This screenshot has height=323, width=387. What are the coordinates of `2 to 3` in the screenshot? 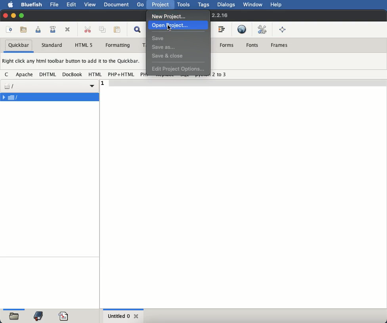 It's located at (220, 76).